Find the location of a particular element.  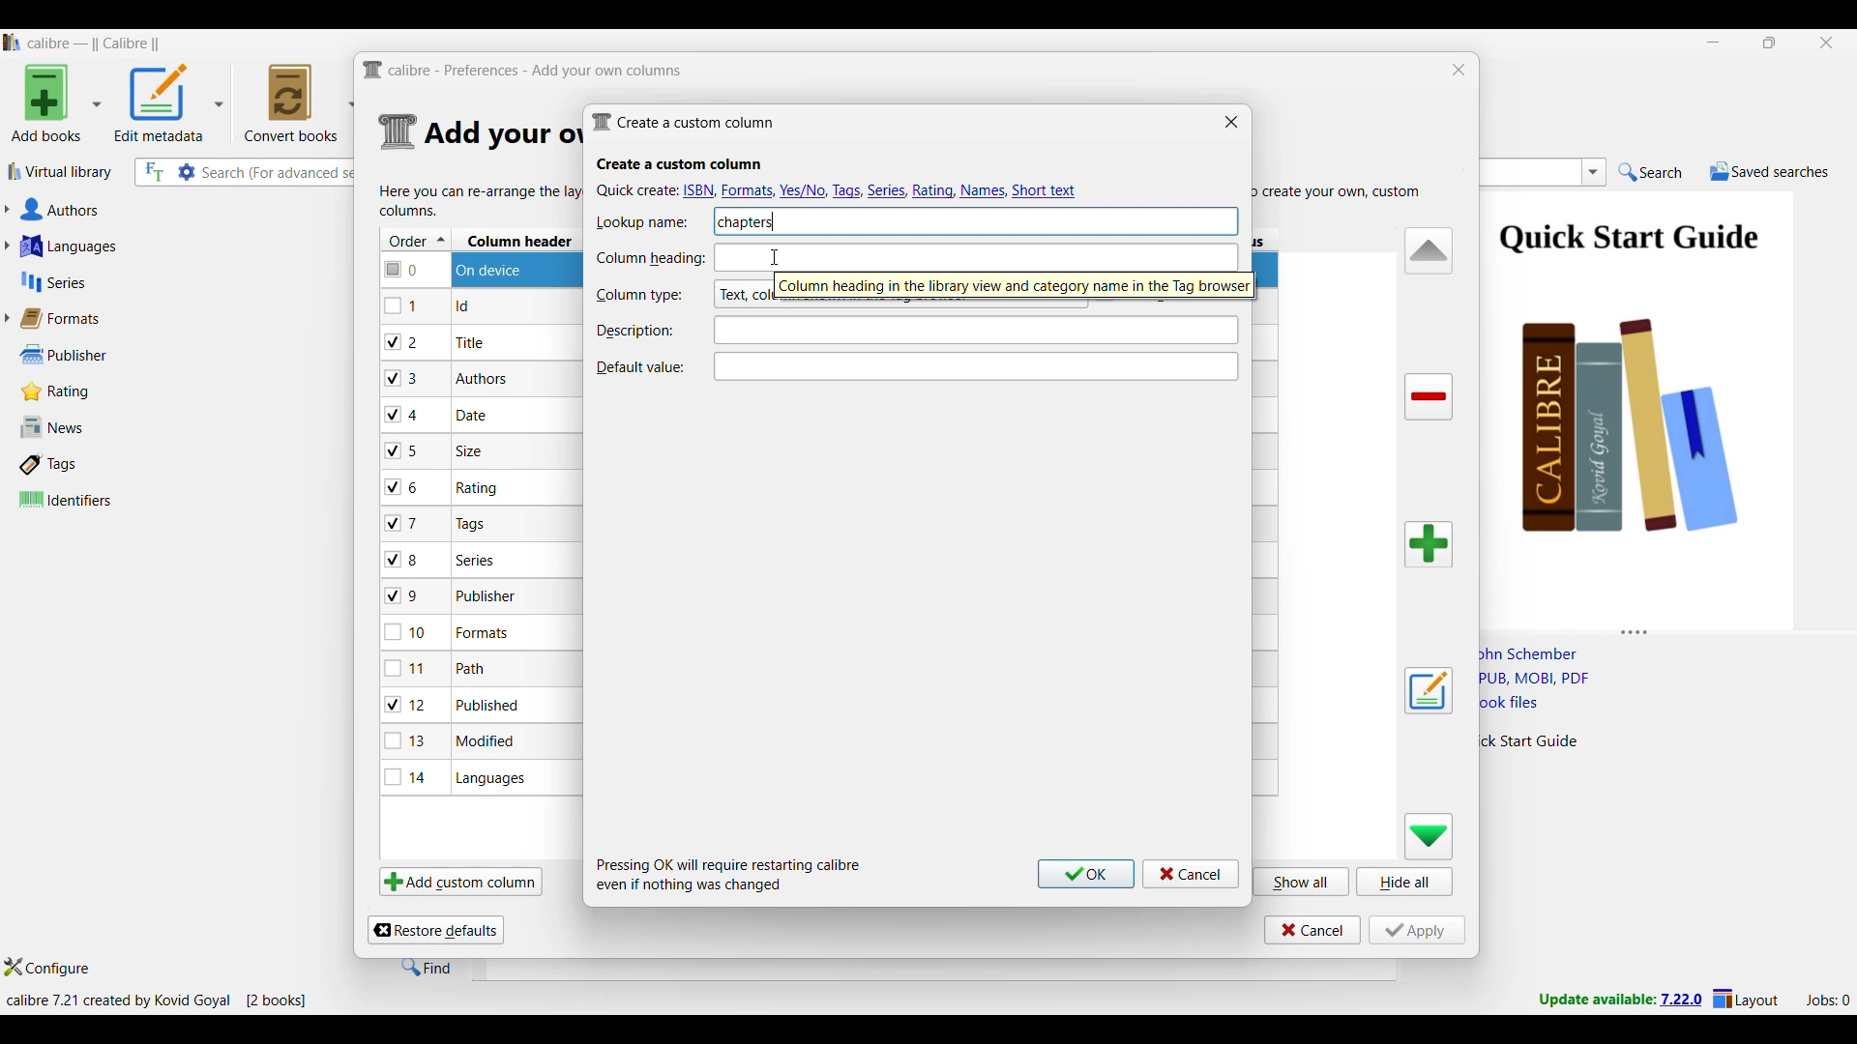

Input search here is located at coordinates (280, 173).